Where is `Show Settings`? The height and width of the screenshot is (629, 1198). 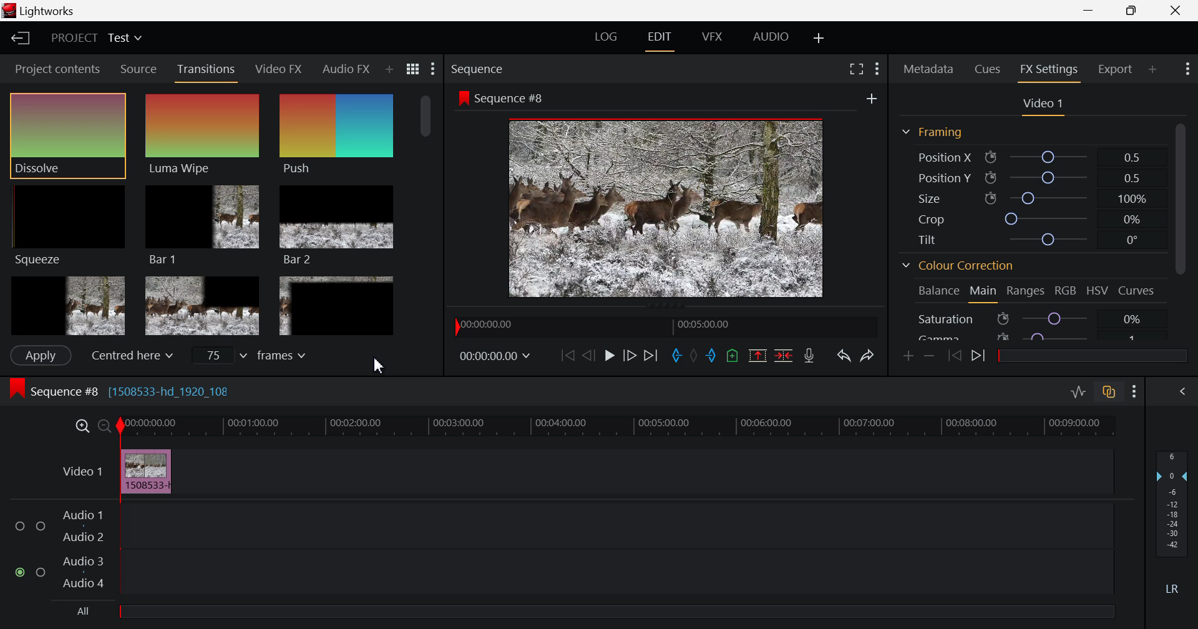
Show Settings is located at coordinates (431, 71).